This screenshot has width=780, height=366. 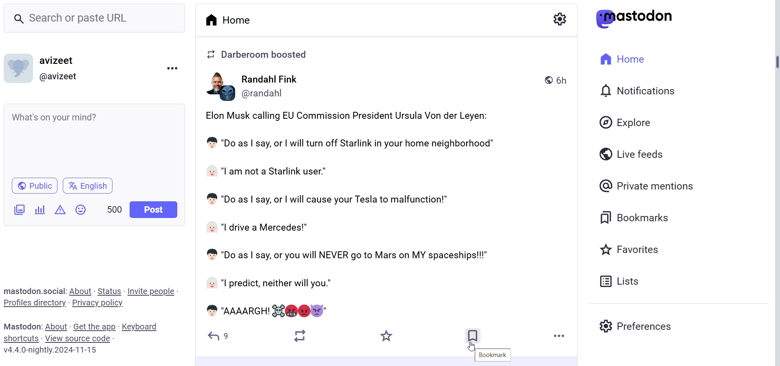 I want to click on “l am not a Starlink user.", so click(x=272, y=172).